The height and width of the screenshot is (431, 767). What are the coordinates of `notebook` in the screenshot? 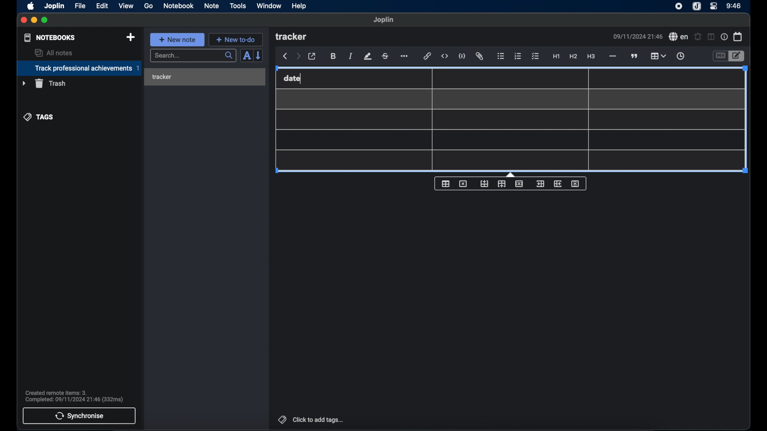 It's located at (179, 6).